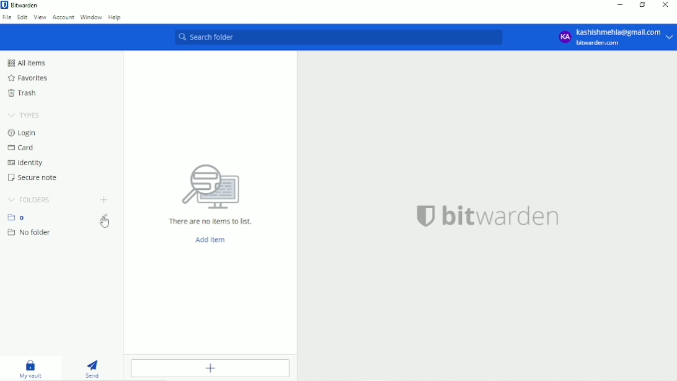 The height and width of the screenshot is (381, 677). I want to click on Secure note, so click(34, 177).